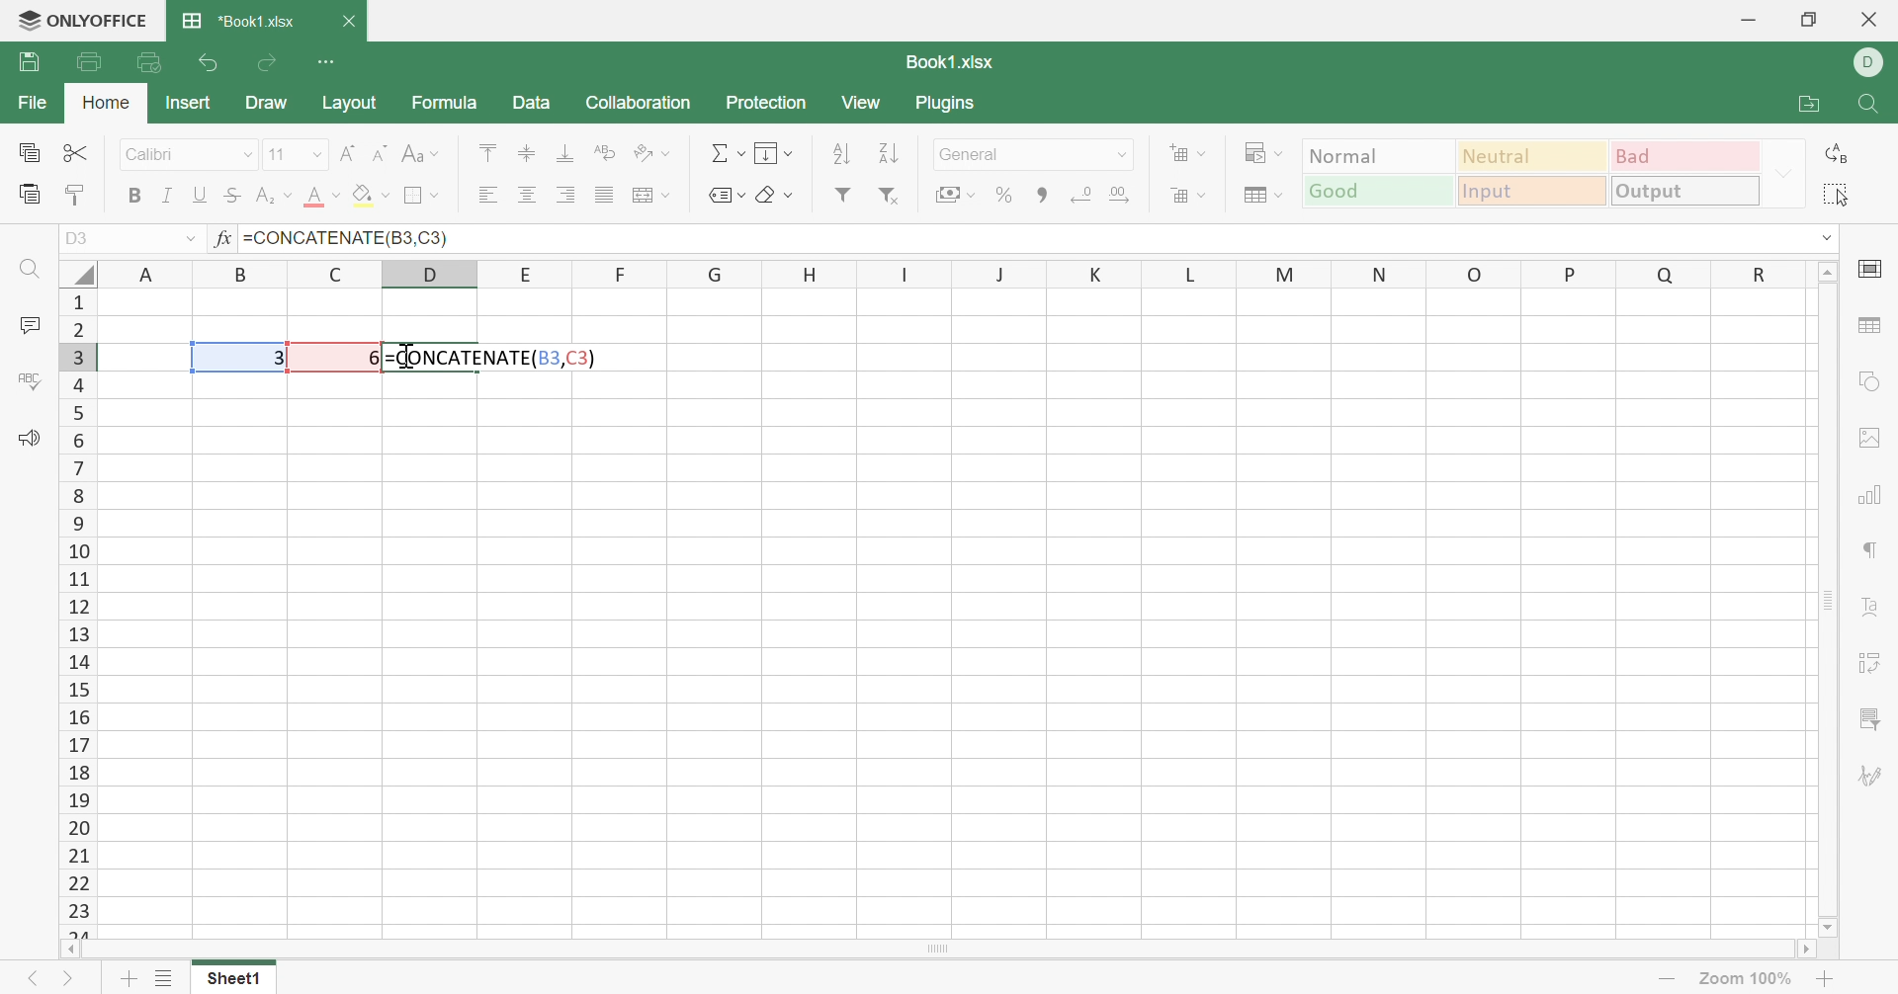 Image resolution: width=1898 pixels, height=994 pixels. I want to click on Comments, so click(31, 326).